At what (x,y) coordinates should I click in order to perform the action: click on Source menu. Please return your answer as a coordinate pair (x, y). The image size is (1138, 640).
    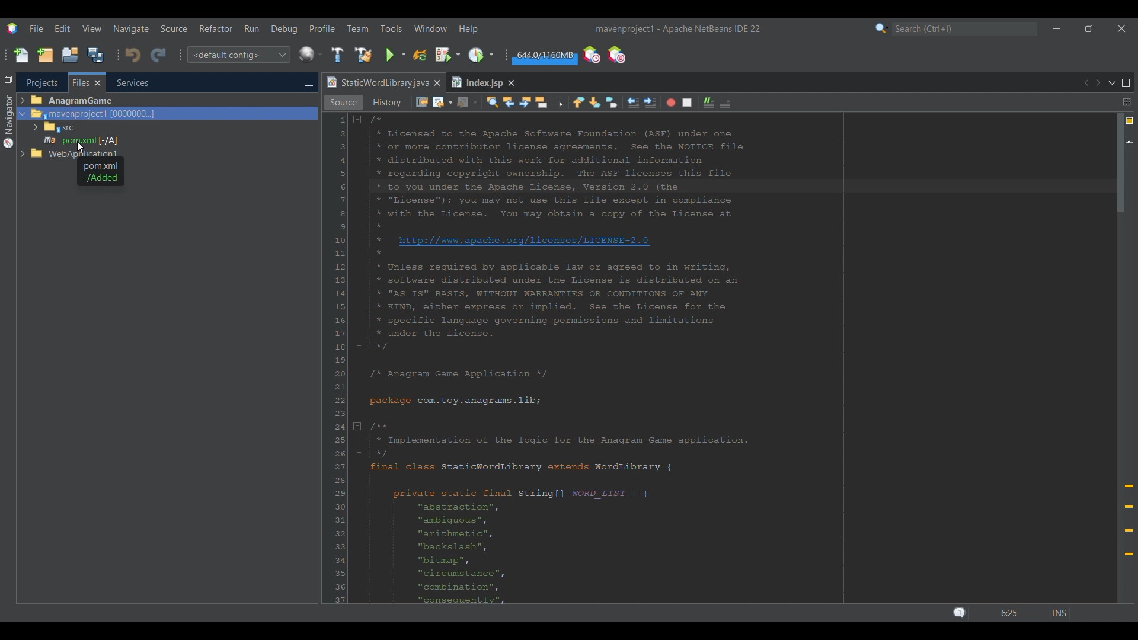
    Looking at the image, I should click on (174, 29).